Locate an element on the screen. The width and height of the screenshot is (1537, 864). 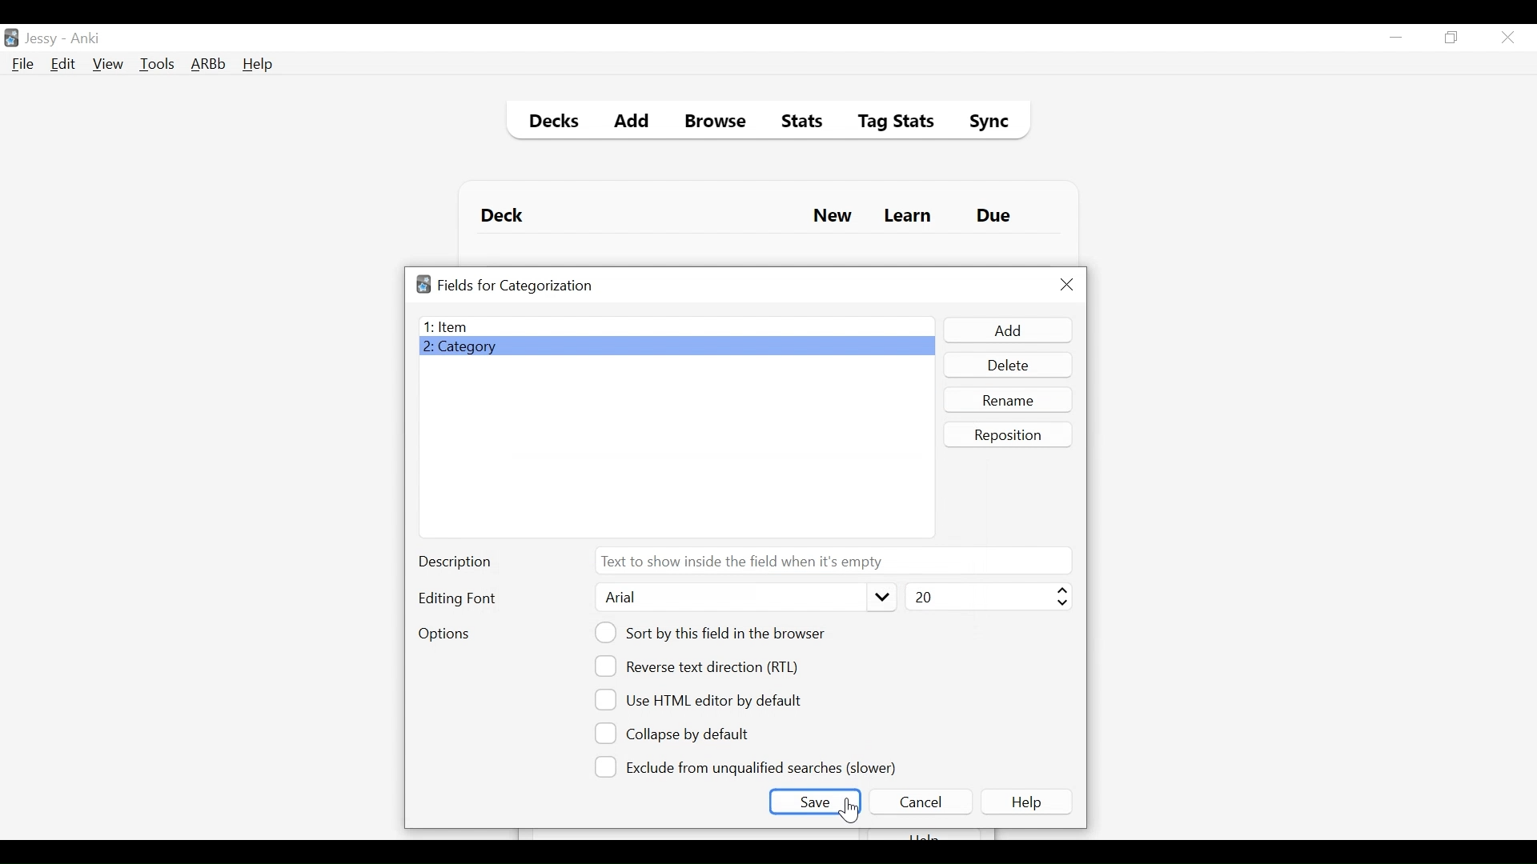
Tools is located at coordinates (157, 63).